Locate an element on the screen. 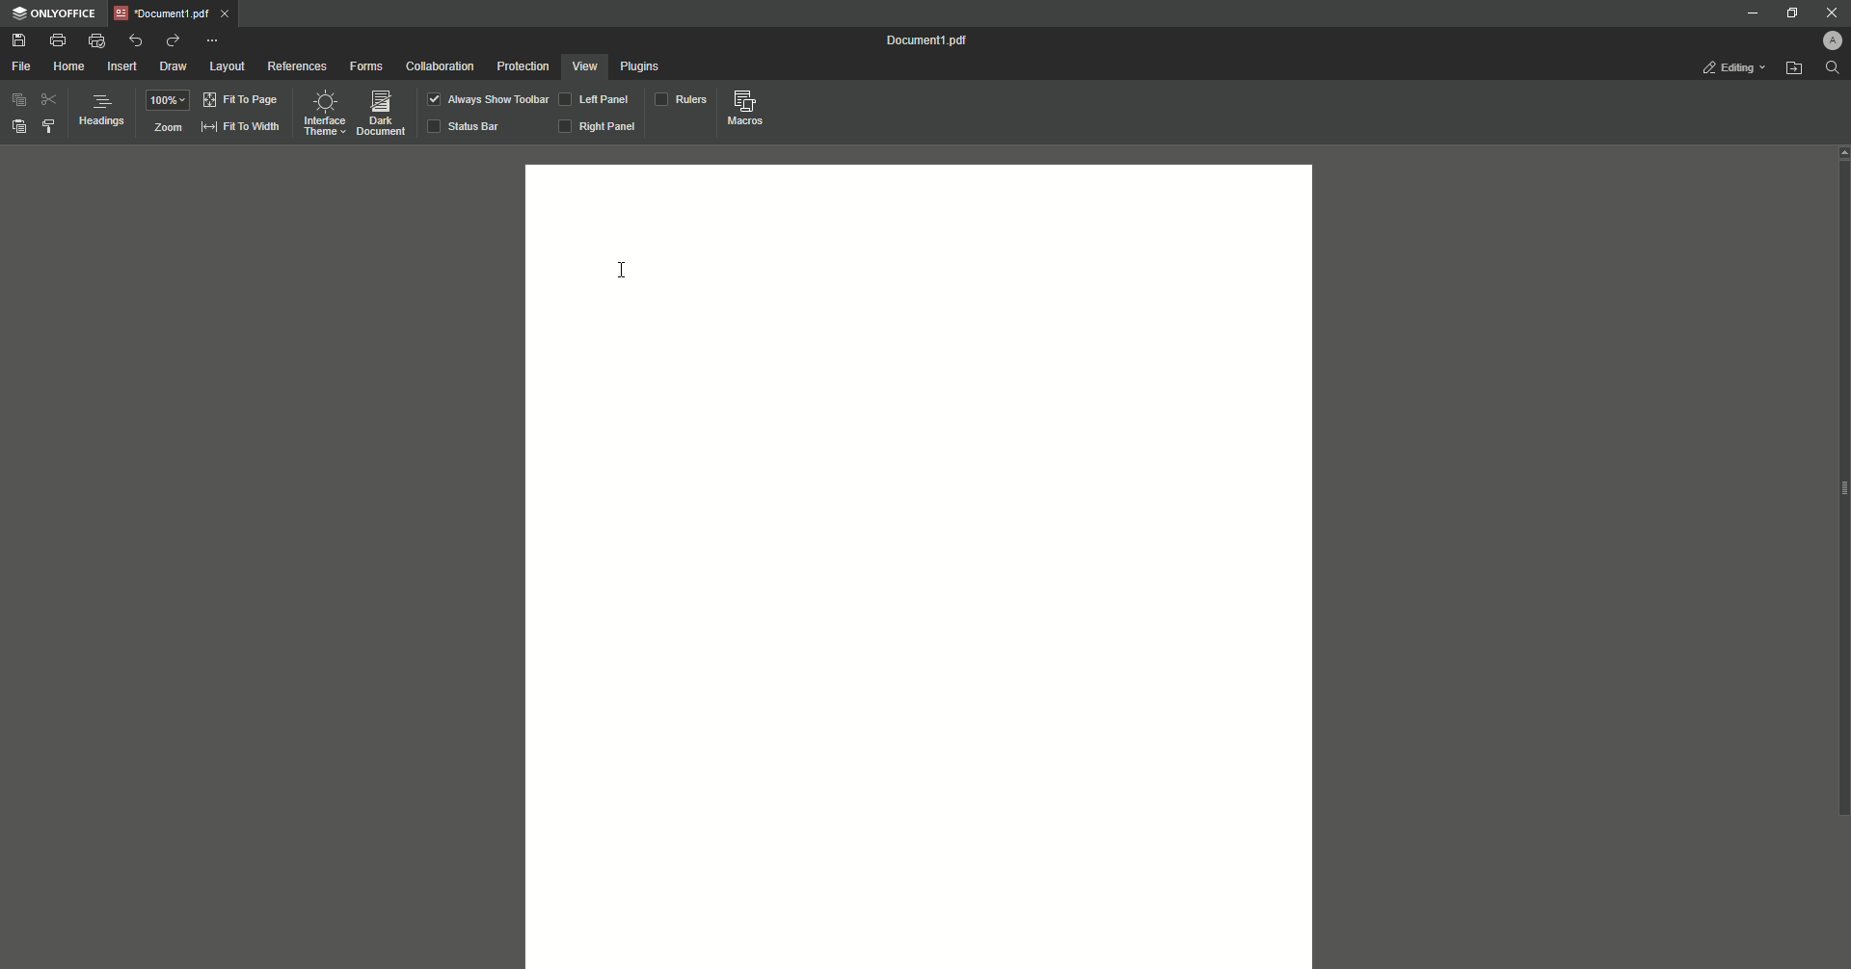  Rulers is located at coordinates (680, 98).